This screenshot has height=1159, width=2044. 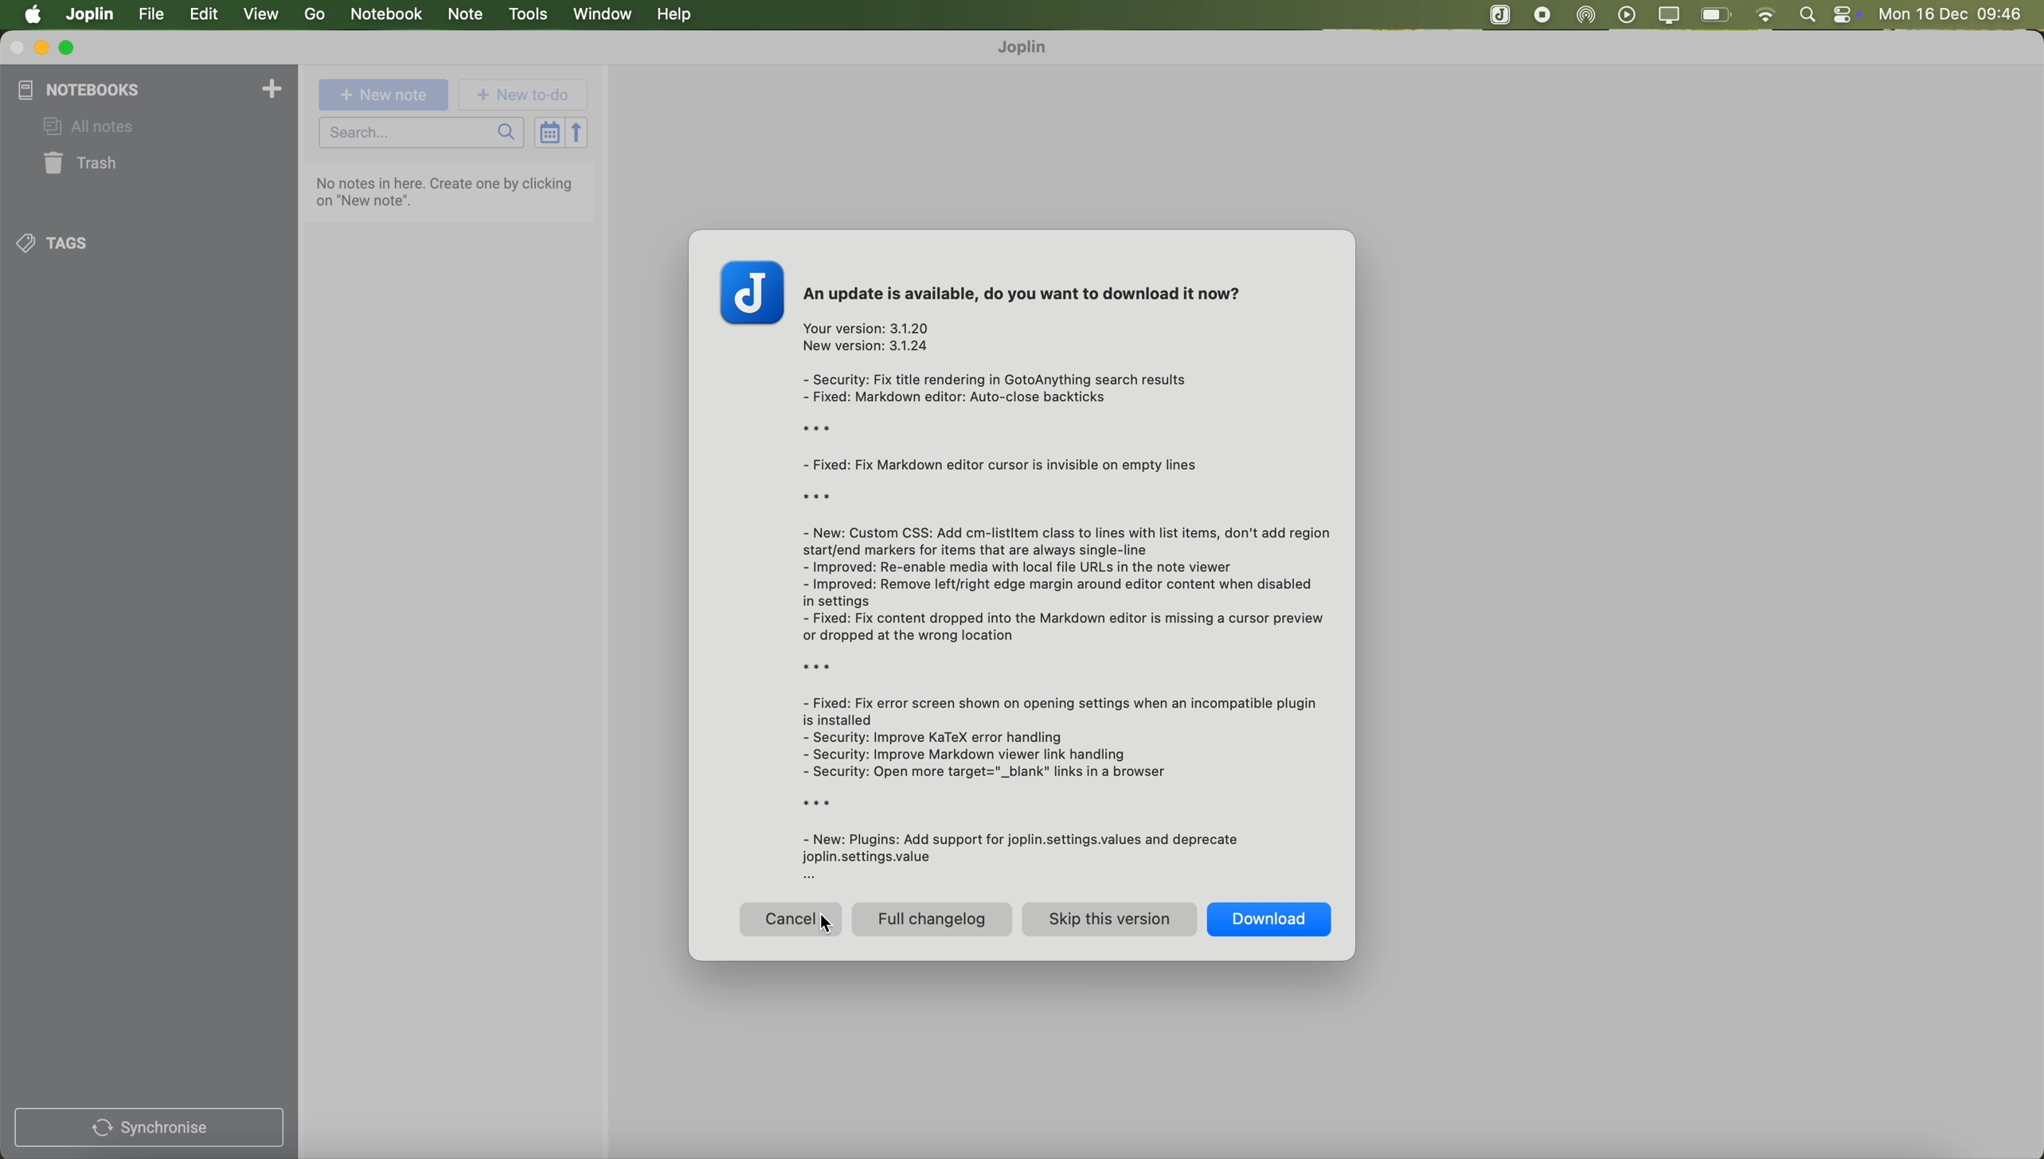 I want to click on go, so click(x=315, y=15).